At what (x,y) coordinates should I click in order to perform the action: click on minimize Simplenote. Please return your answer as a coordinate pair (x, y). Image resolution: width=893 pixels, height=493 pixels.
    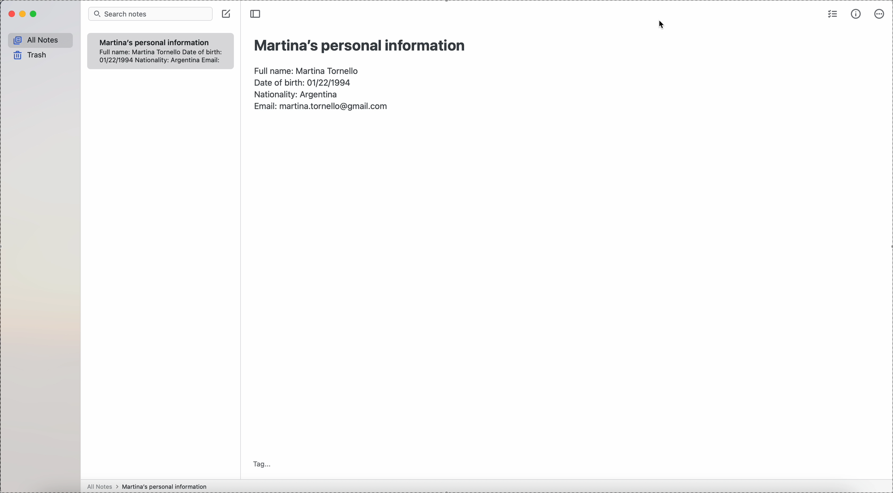
    Looking at the image, I should click on (24, 14).